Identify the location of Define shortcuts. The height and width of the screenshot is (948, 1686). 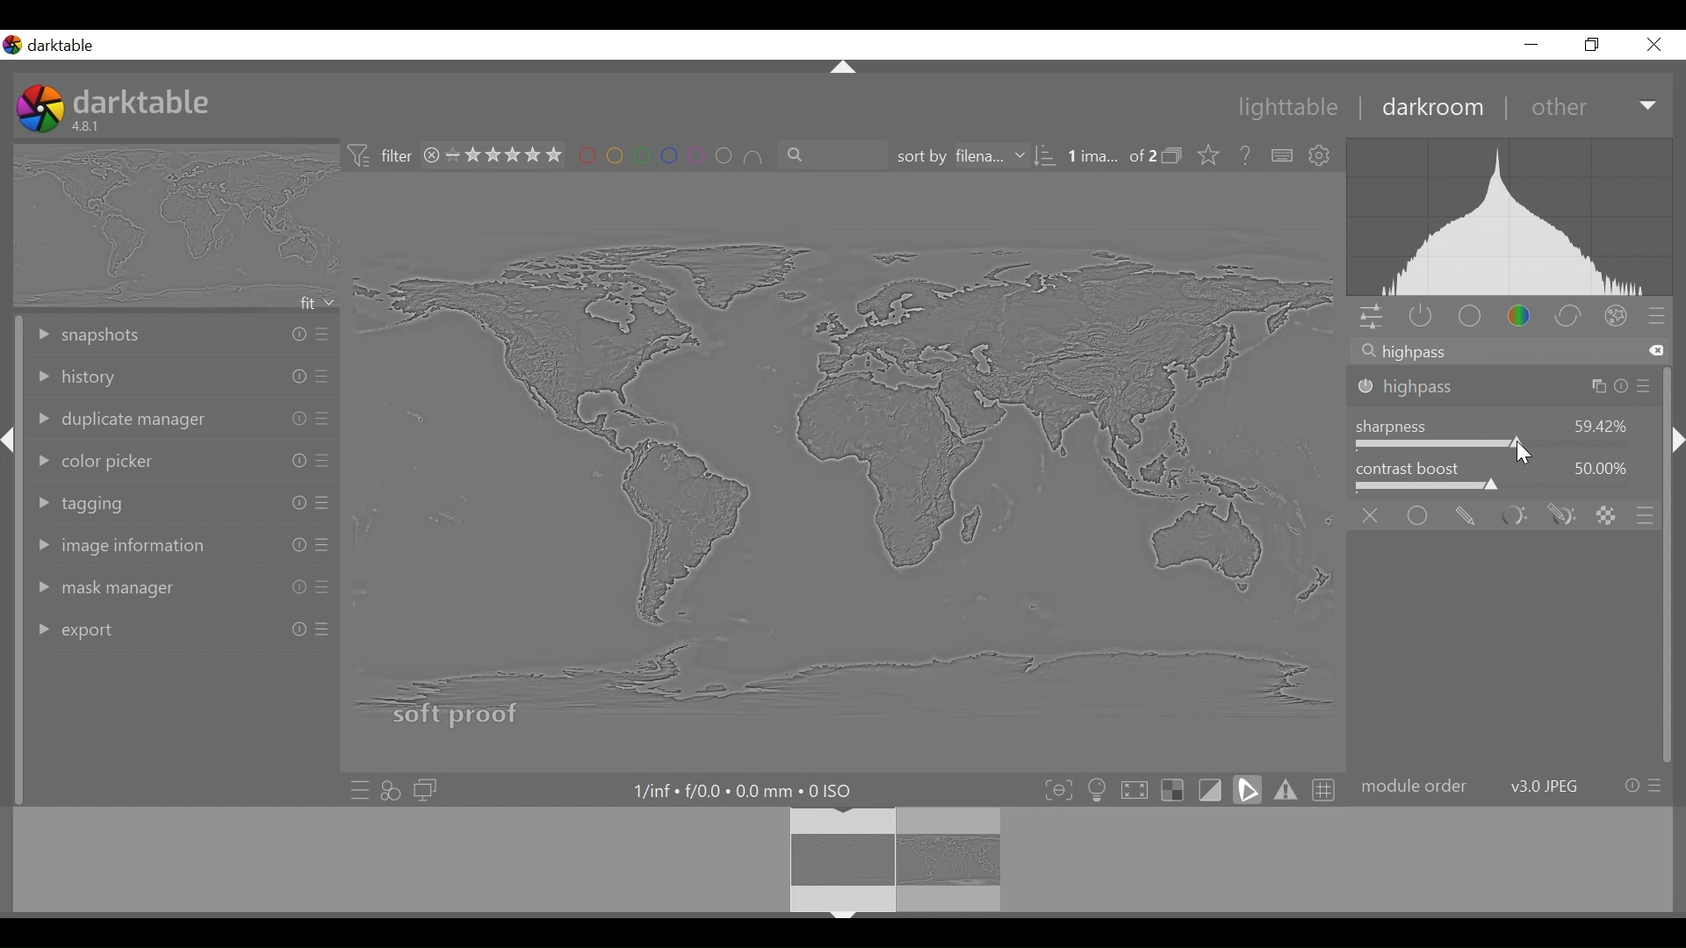
(1282, 156).